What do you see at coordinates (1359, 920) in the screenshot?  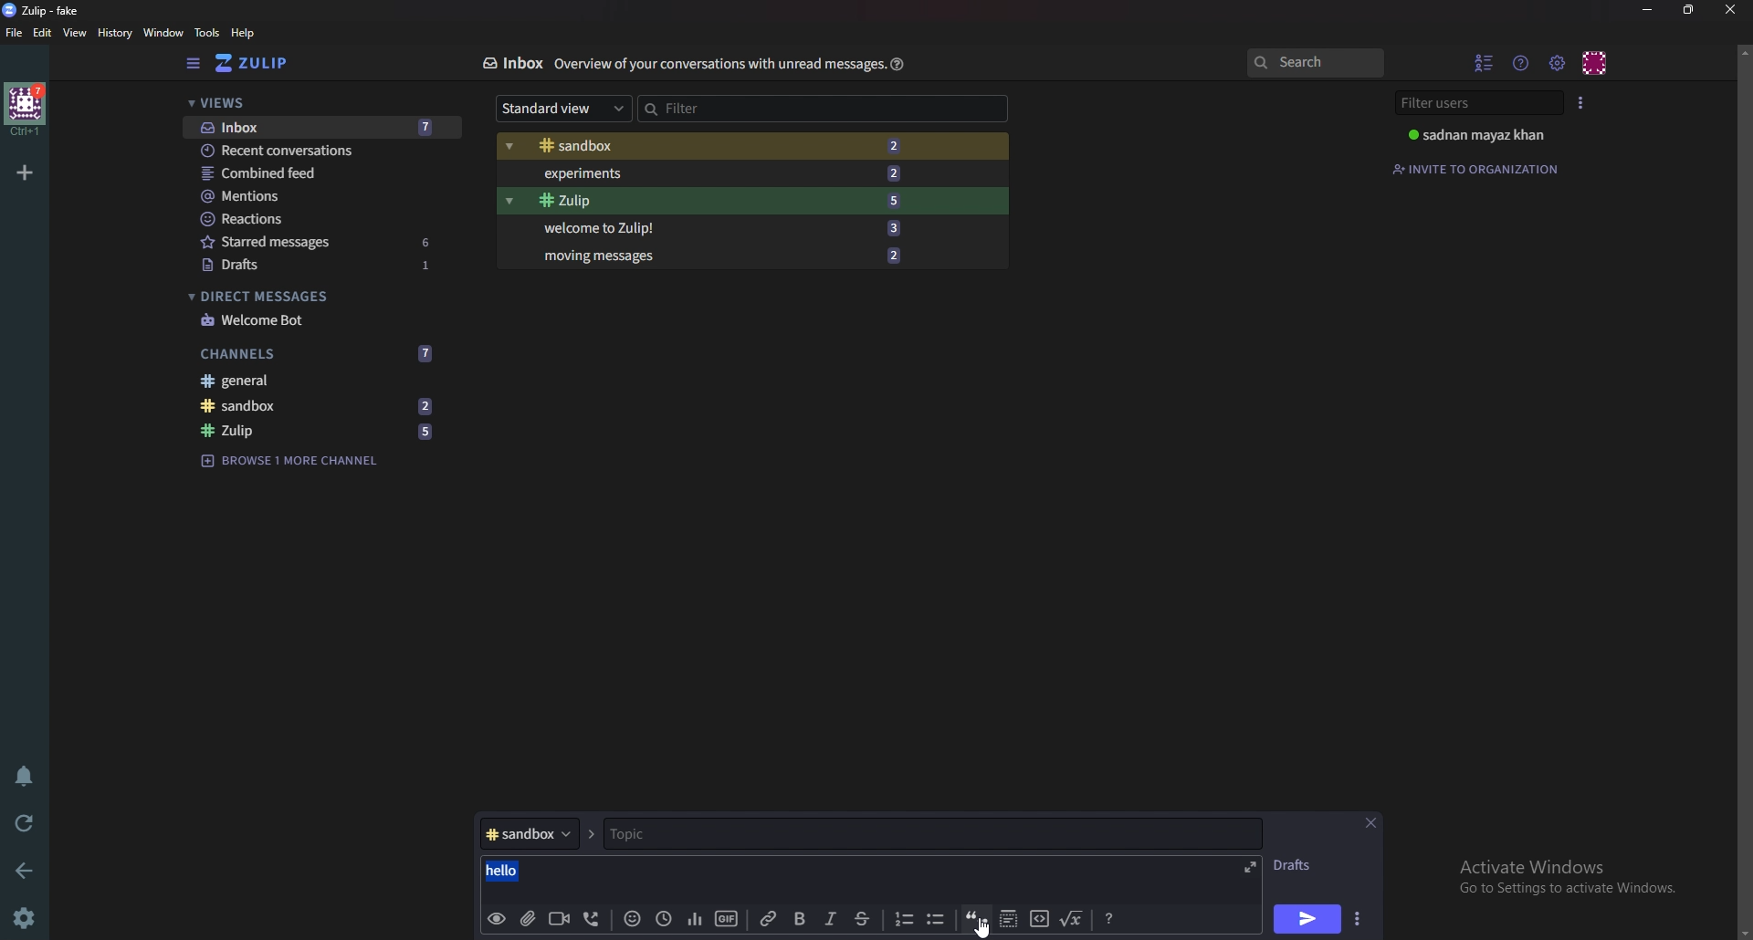 I see `send options` at bounding box center [1359, 920].